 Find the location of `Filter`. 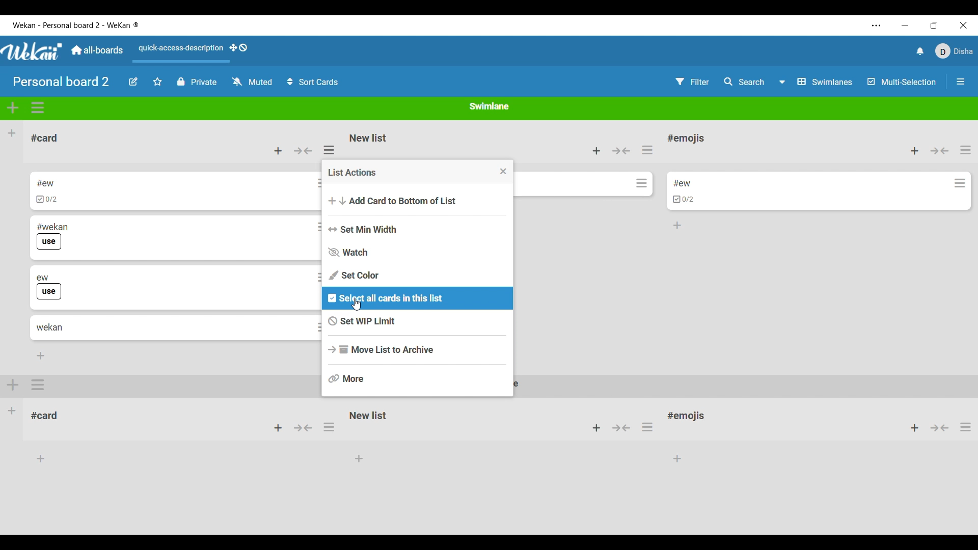

Filter is located at coordinates (692, 82).